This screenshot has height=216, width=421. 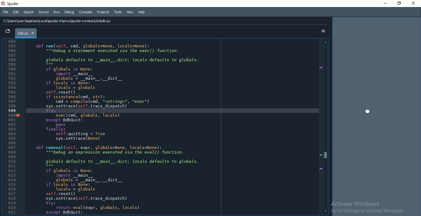 What do you see at coordinates (57, 12) in the screenshot?
I see `Run` at bounding box center [57, 12].